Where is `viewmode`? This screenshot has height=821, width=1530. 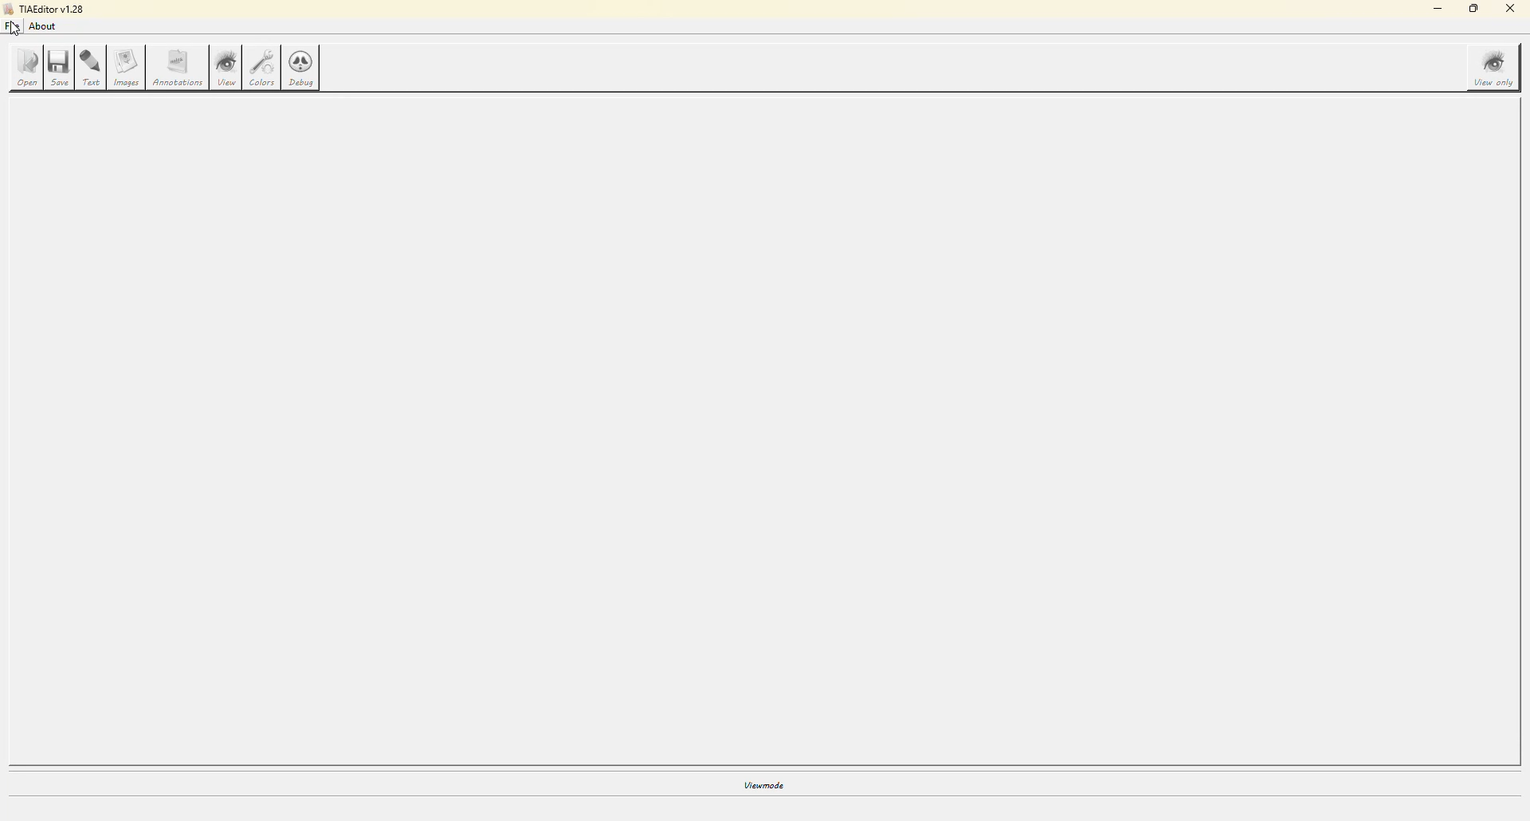
viewmode is located at coordinates (761, 790).